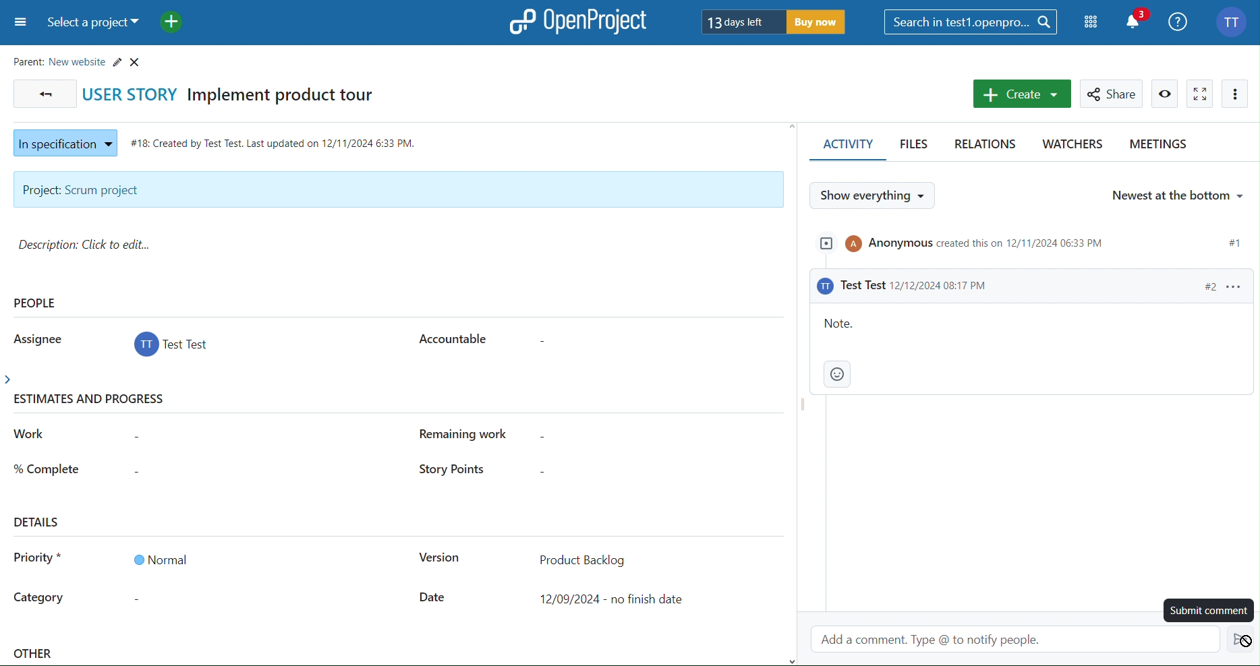  What do you see at coordinates (971, 22) in the screenshot?
I see `Search` at bounding box center [971, 22].